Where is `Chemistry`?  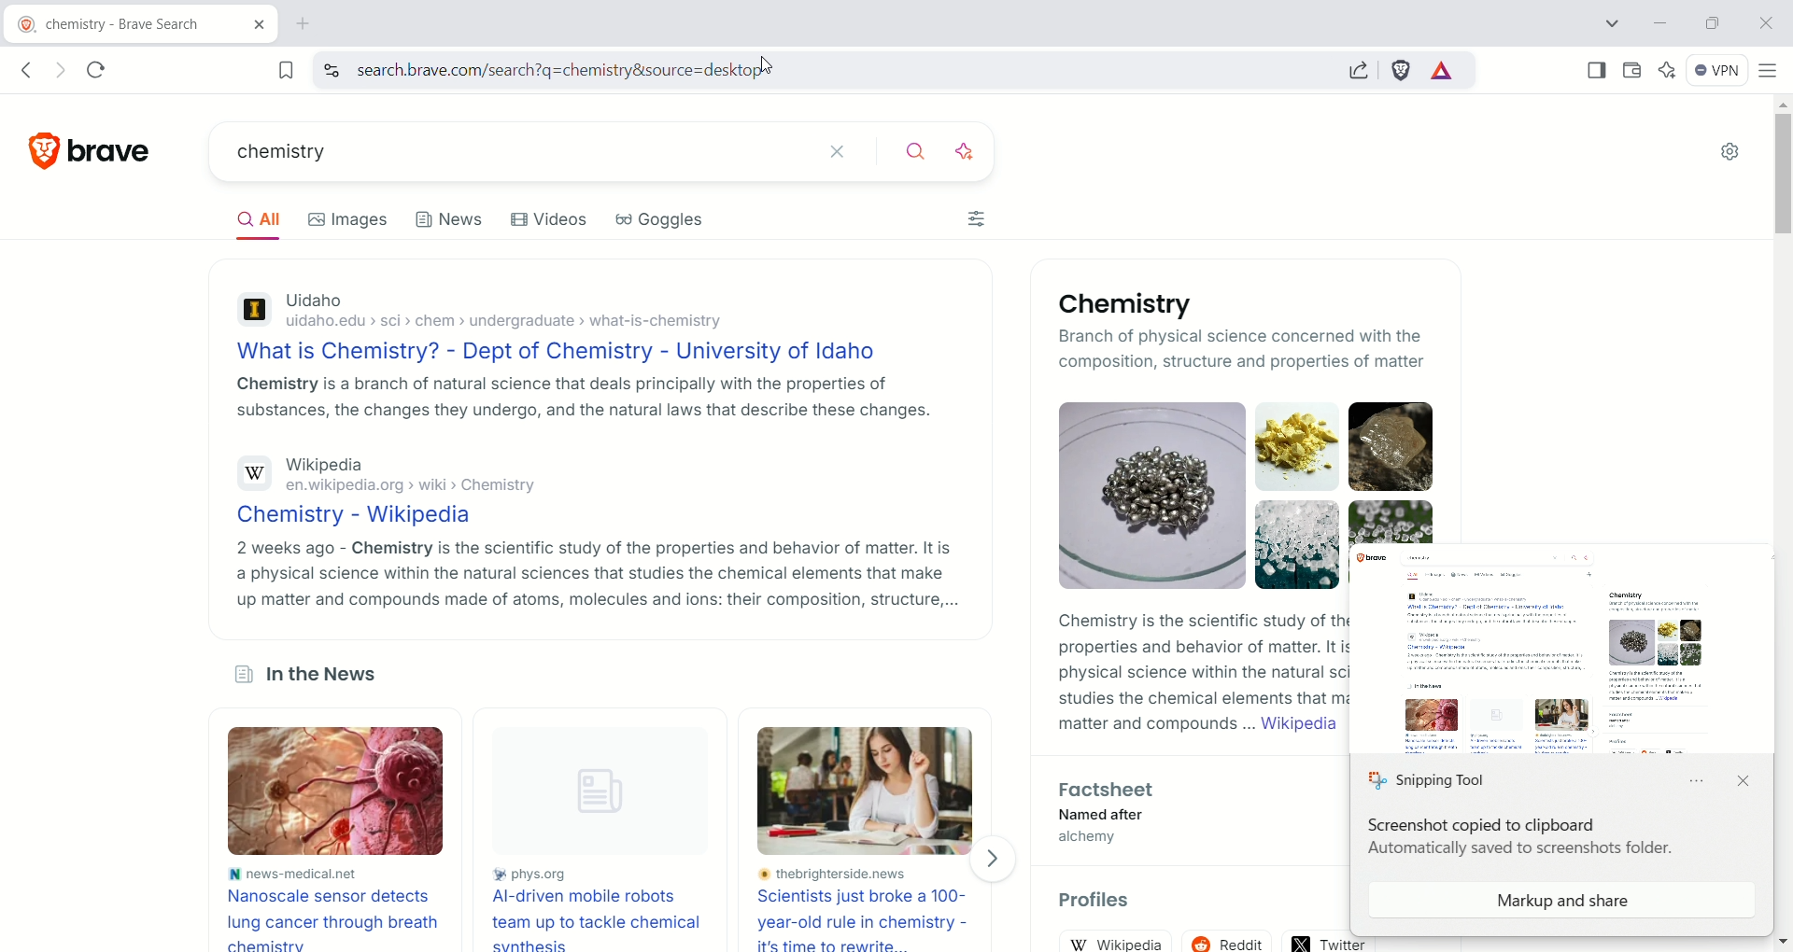 Chemistry is located at coordinates (1119, 304).